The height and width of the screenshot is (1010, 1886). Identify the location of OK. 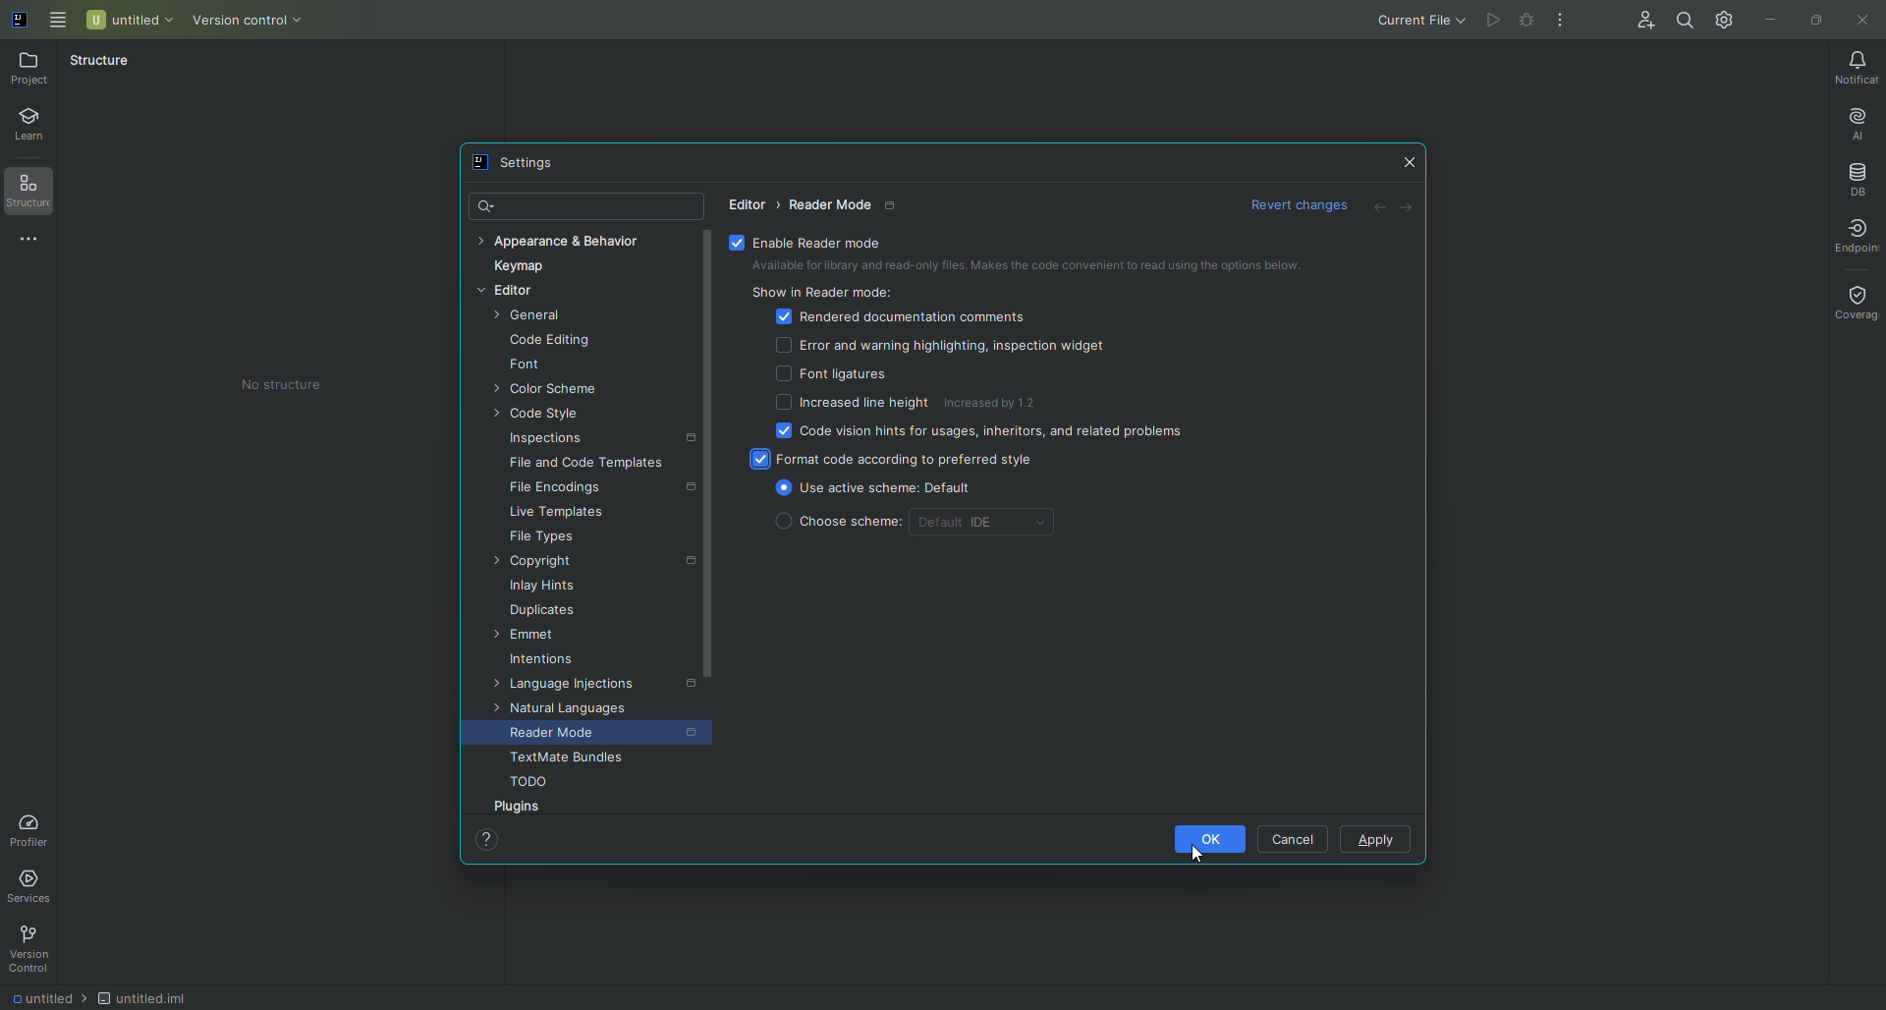
(1210, 839).